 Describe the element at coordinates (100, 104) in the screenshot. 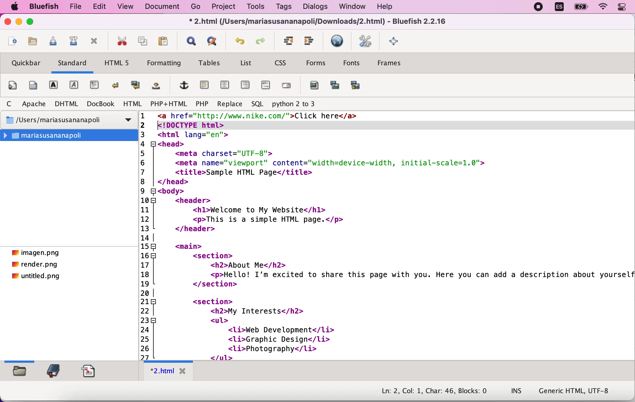

I see `DocBook` at that location.